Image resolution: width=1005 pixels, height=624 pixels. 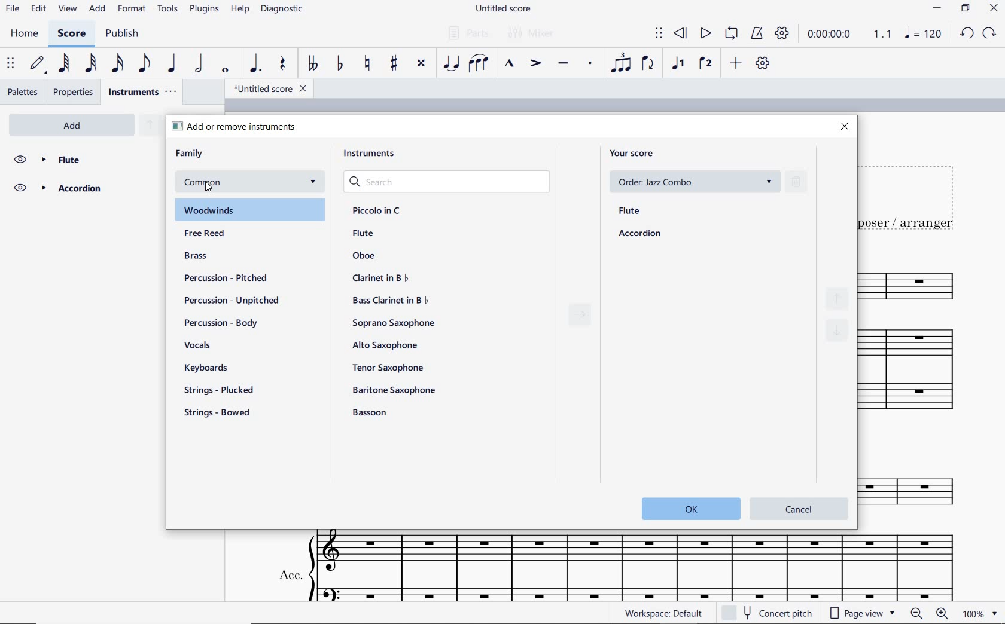 I want to click on add, so click(x=735, y=64).